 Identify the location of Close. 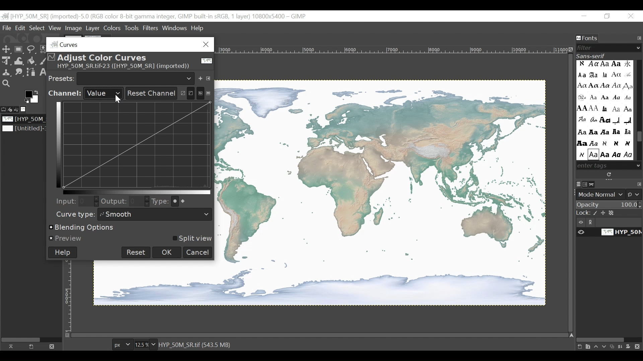
(631, 16).